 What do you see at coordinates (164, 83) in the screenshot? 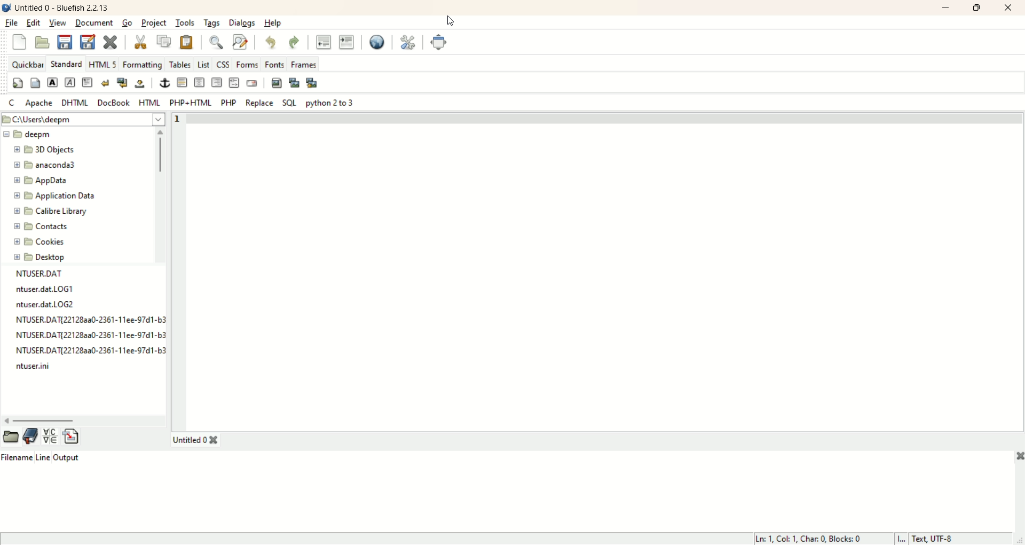
I see `anchor/hyperlink` at bounding box center [164, 83].